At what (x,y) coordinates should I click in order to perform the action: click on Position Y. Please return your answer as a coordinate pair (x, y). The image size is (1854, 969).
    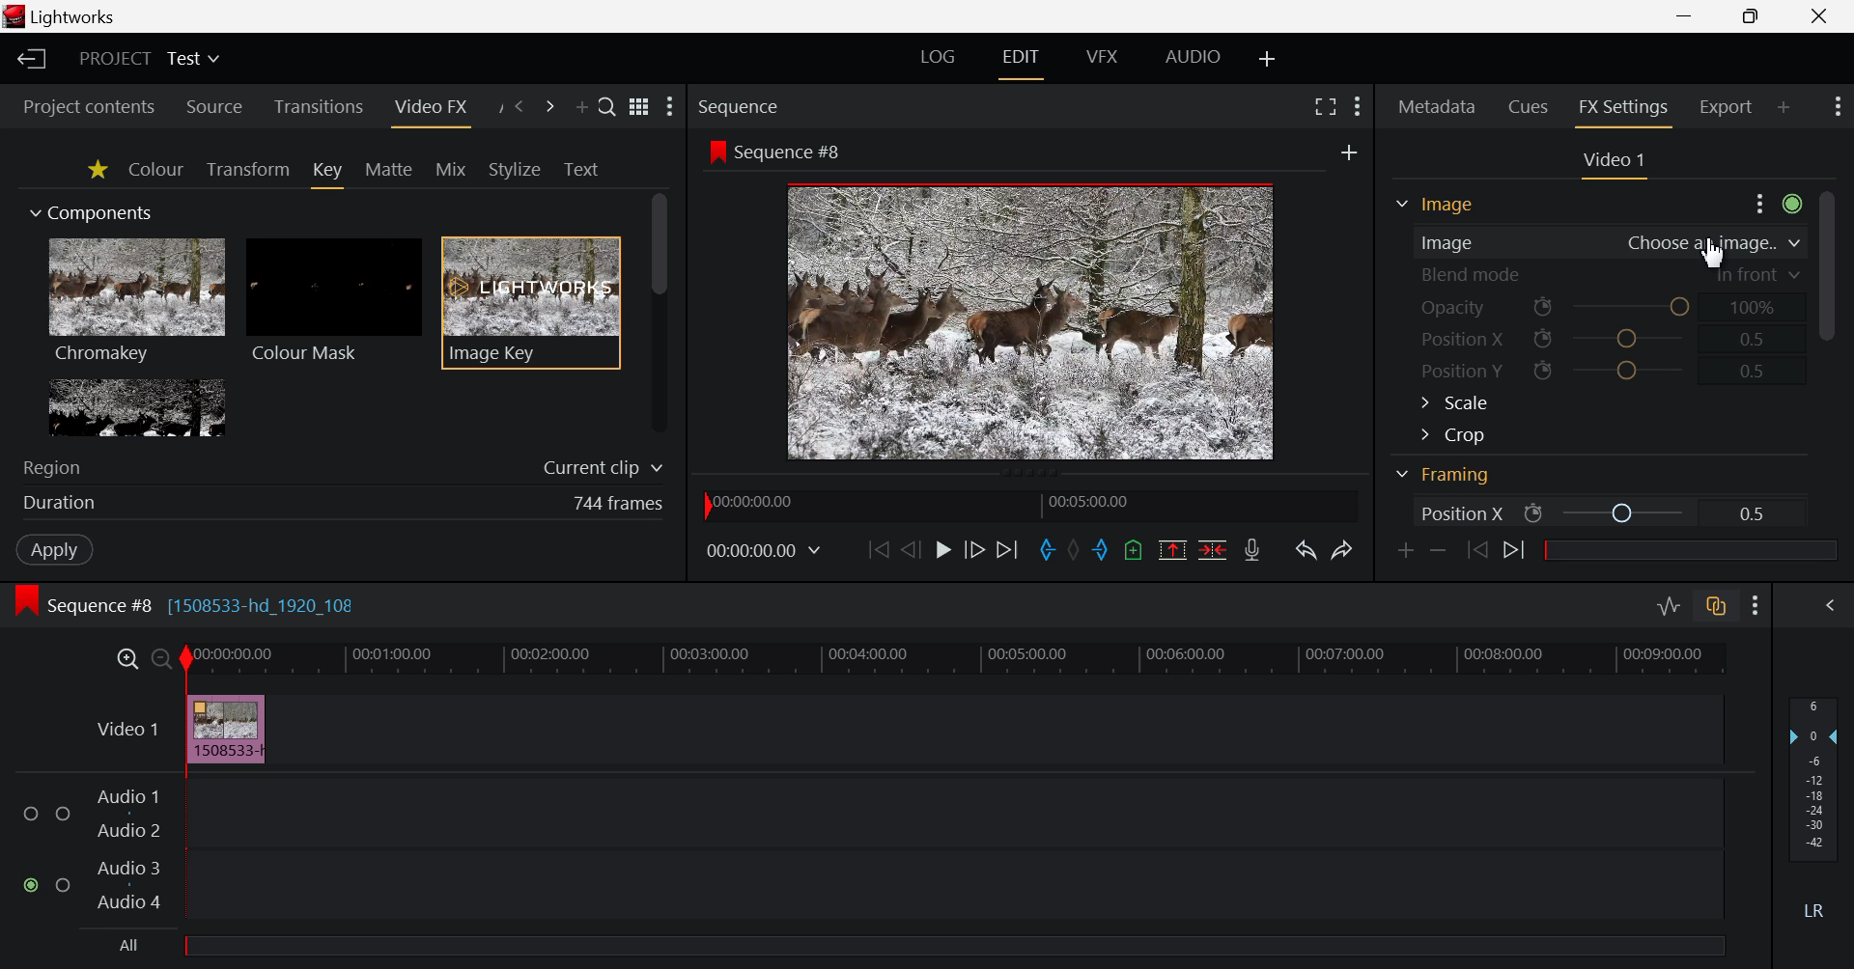
    Looking at the image, I should click on (1459, 371).